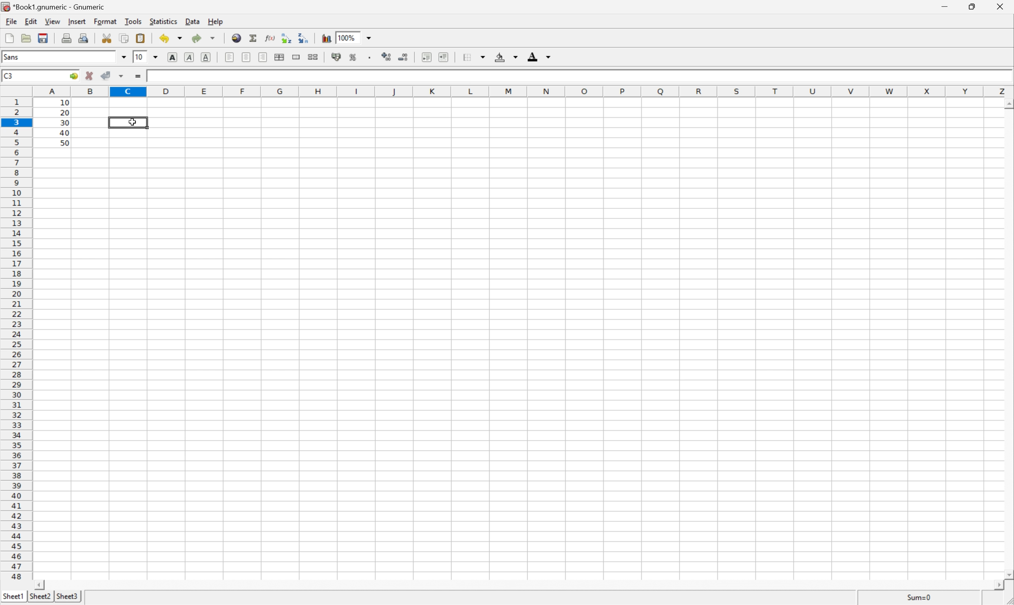 The image size is (1014, 605). Describe the element at coordinates (548, 57) in the screenshot. I see `Drop down` at that location.